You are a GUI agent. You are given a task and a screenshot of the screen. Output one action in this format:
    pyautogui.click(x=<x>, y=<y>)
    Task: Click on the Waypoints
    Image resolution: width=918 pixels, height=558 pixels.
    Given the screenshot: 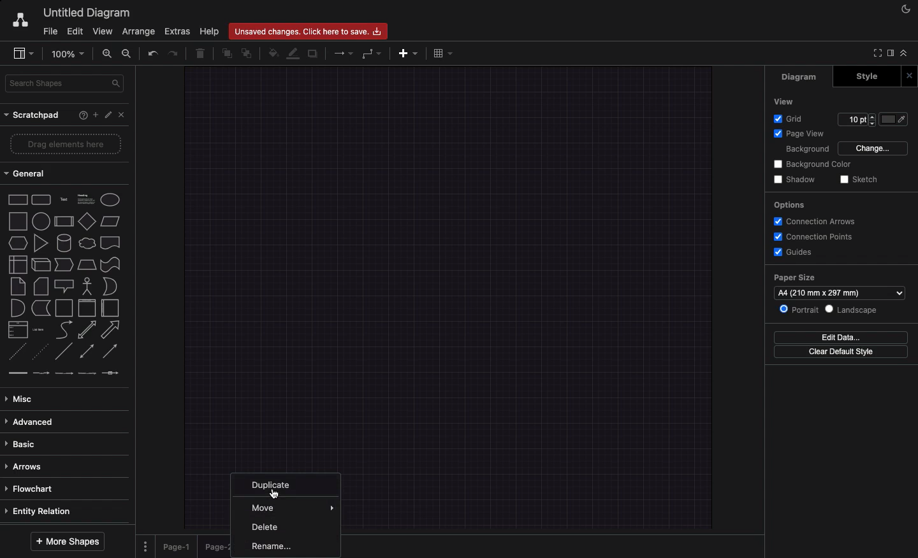 What is the action you would take?
    pyautogui.click(x=371, y=52)
    